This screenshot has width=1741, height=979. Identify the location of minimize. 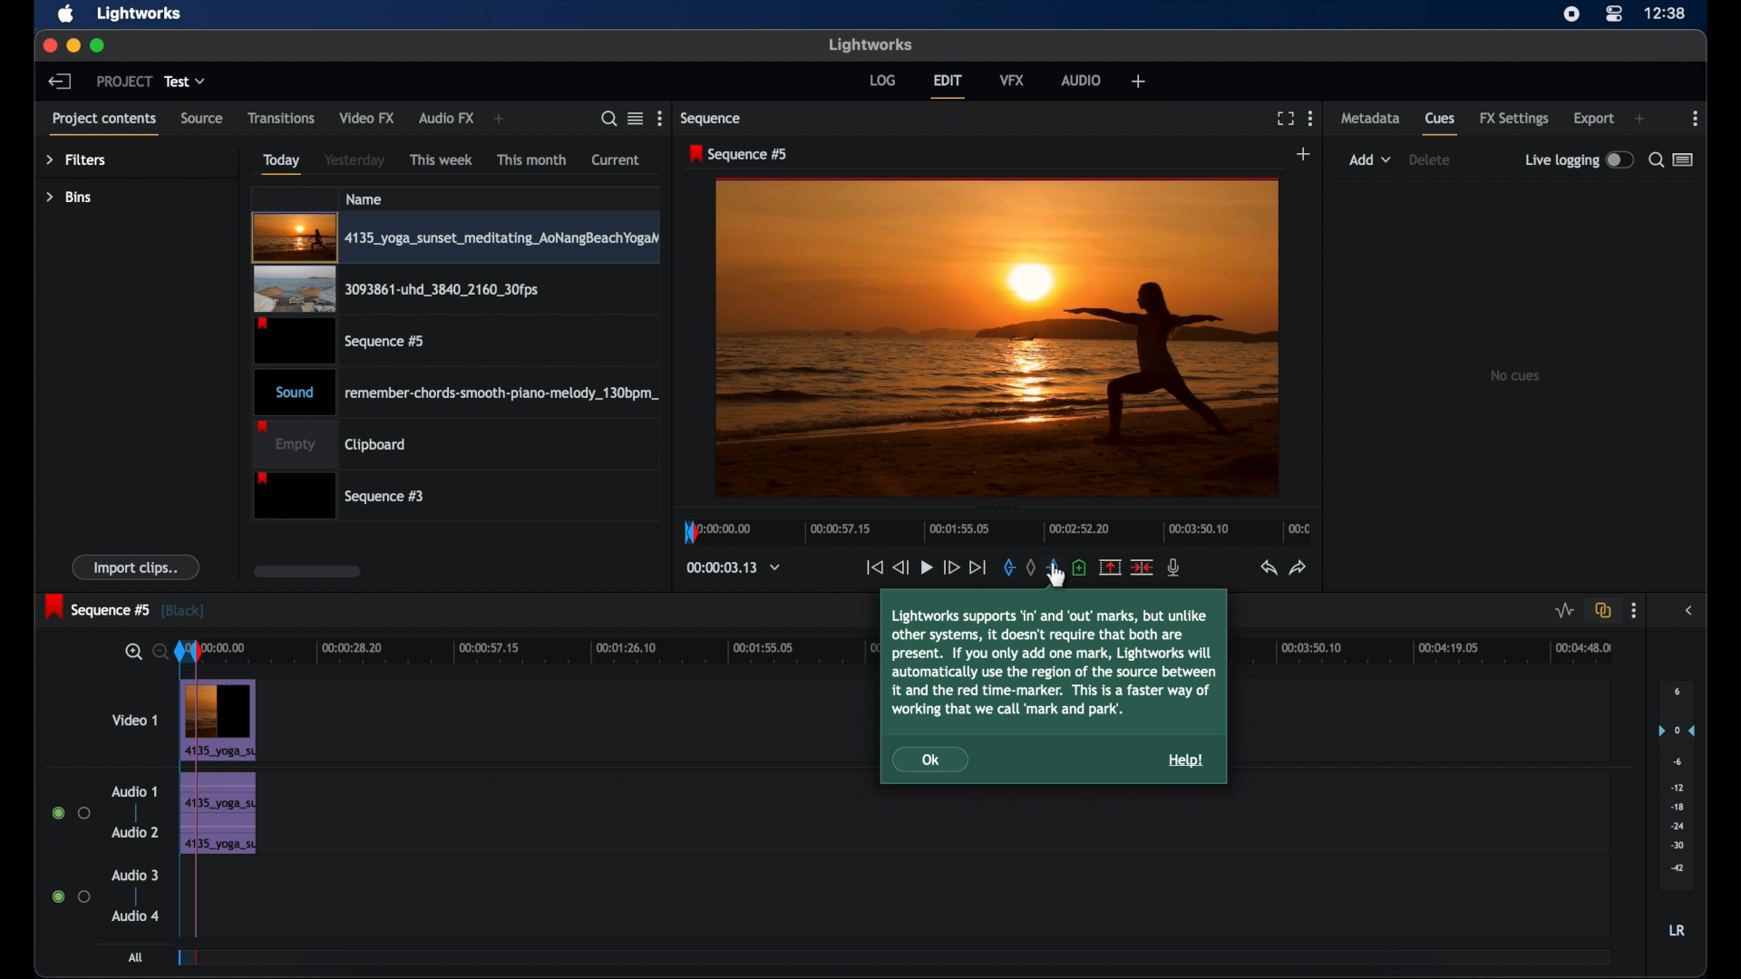
(74, 45).